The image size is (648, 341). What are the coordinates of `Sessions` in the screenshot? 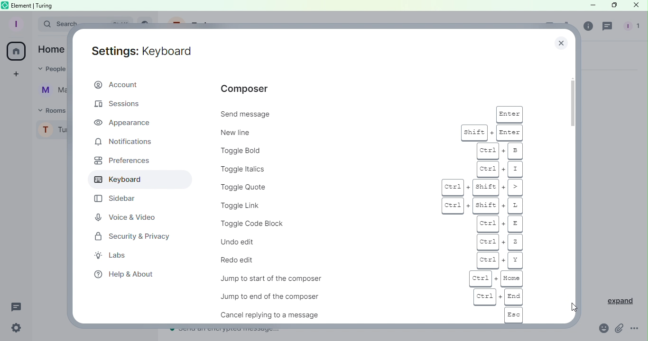 It's located at (122, 106).